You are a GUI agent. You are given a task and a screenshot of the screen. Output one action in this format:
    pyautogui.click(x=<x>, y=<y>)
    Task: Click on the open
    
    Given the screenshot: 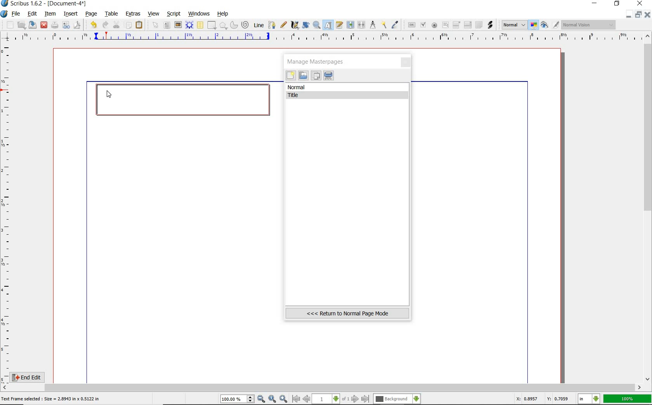 What is the action you would take?
    pyautogui.click(x=22, y=25)
    